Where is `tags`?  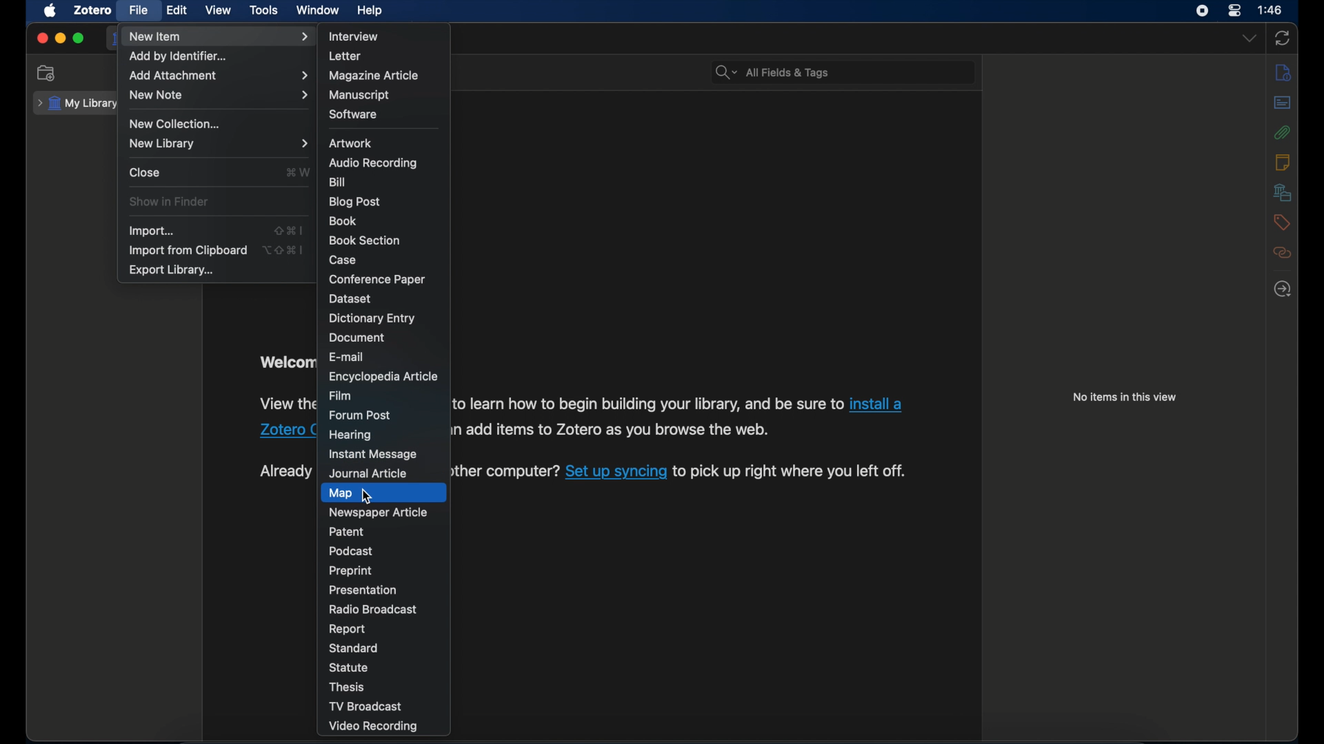
tags is located at coordinates (1283, 223).